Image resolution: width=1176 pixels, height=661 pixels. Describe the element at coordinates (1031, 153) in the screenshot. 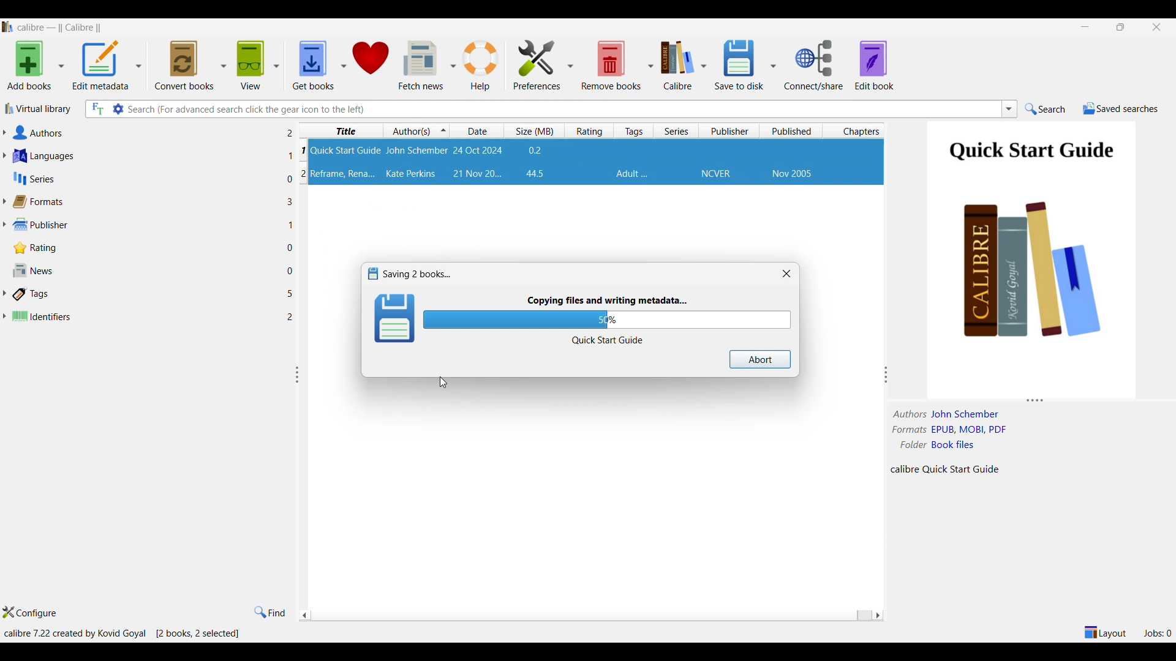

I see `Quick Start Guide` at that location.